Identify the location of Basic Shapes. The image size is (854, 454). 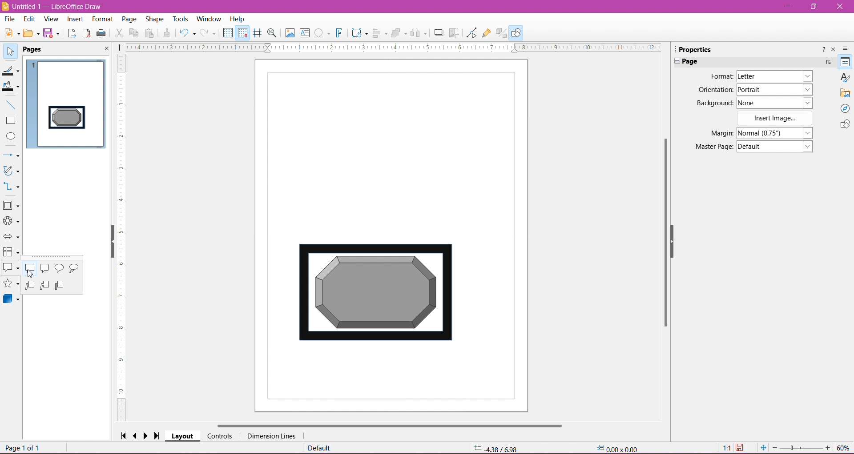
(12, 206).